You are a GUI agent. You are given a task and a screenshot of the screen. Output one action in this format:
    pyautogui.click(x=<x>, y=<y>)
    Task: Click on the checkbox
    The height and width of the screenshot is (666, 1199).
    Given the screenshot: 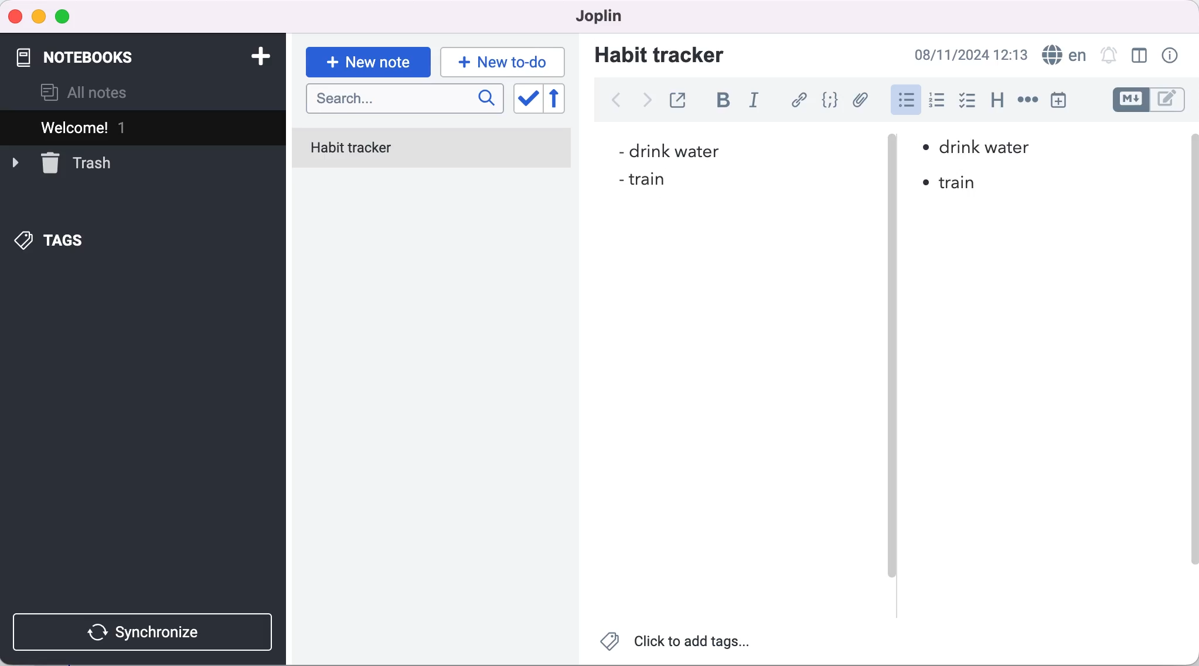 What is the action you would take?
    pyautogui.click(x=968, y=102)
    